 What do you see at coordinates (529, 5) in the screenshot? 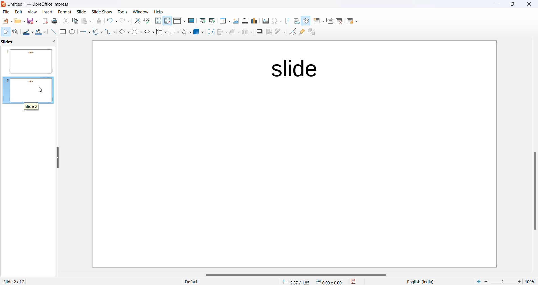
I see `close` at bounding box center [529, 5].